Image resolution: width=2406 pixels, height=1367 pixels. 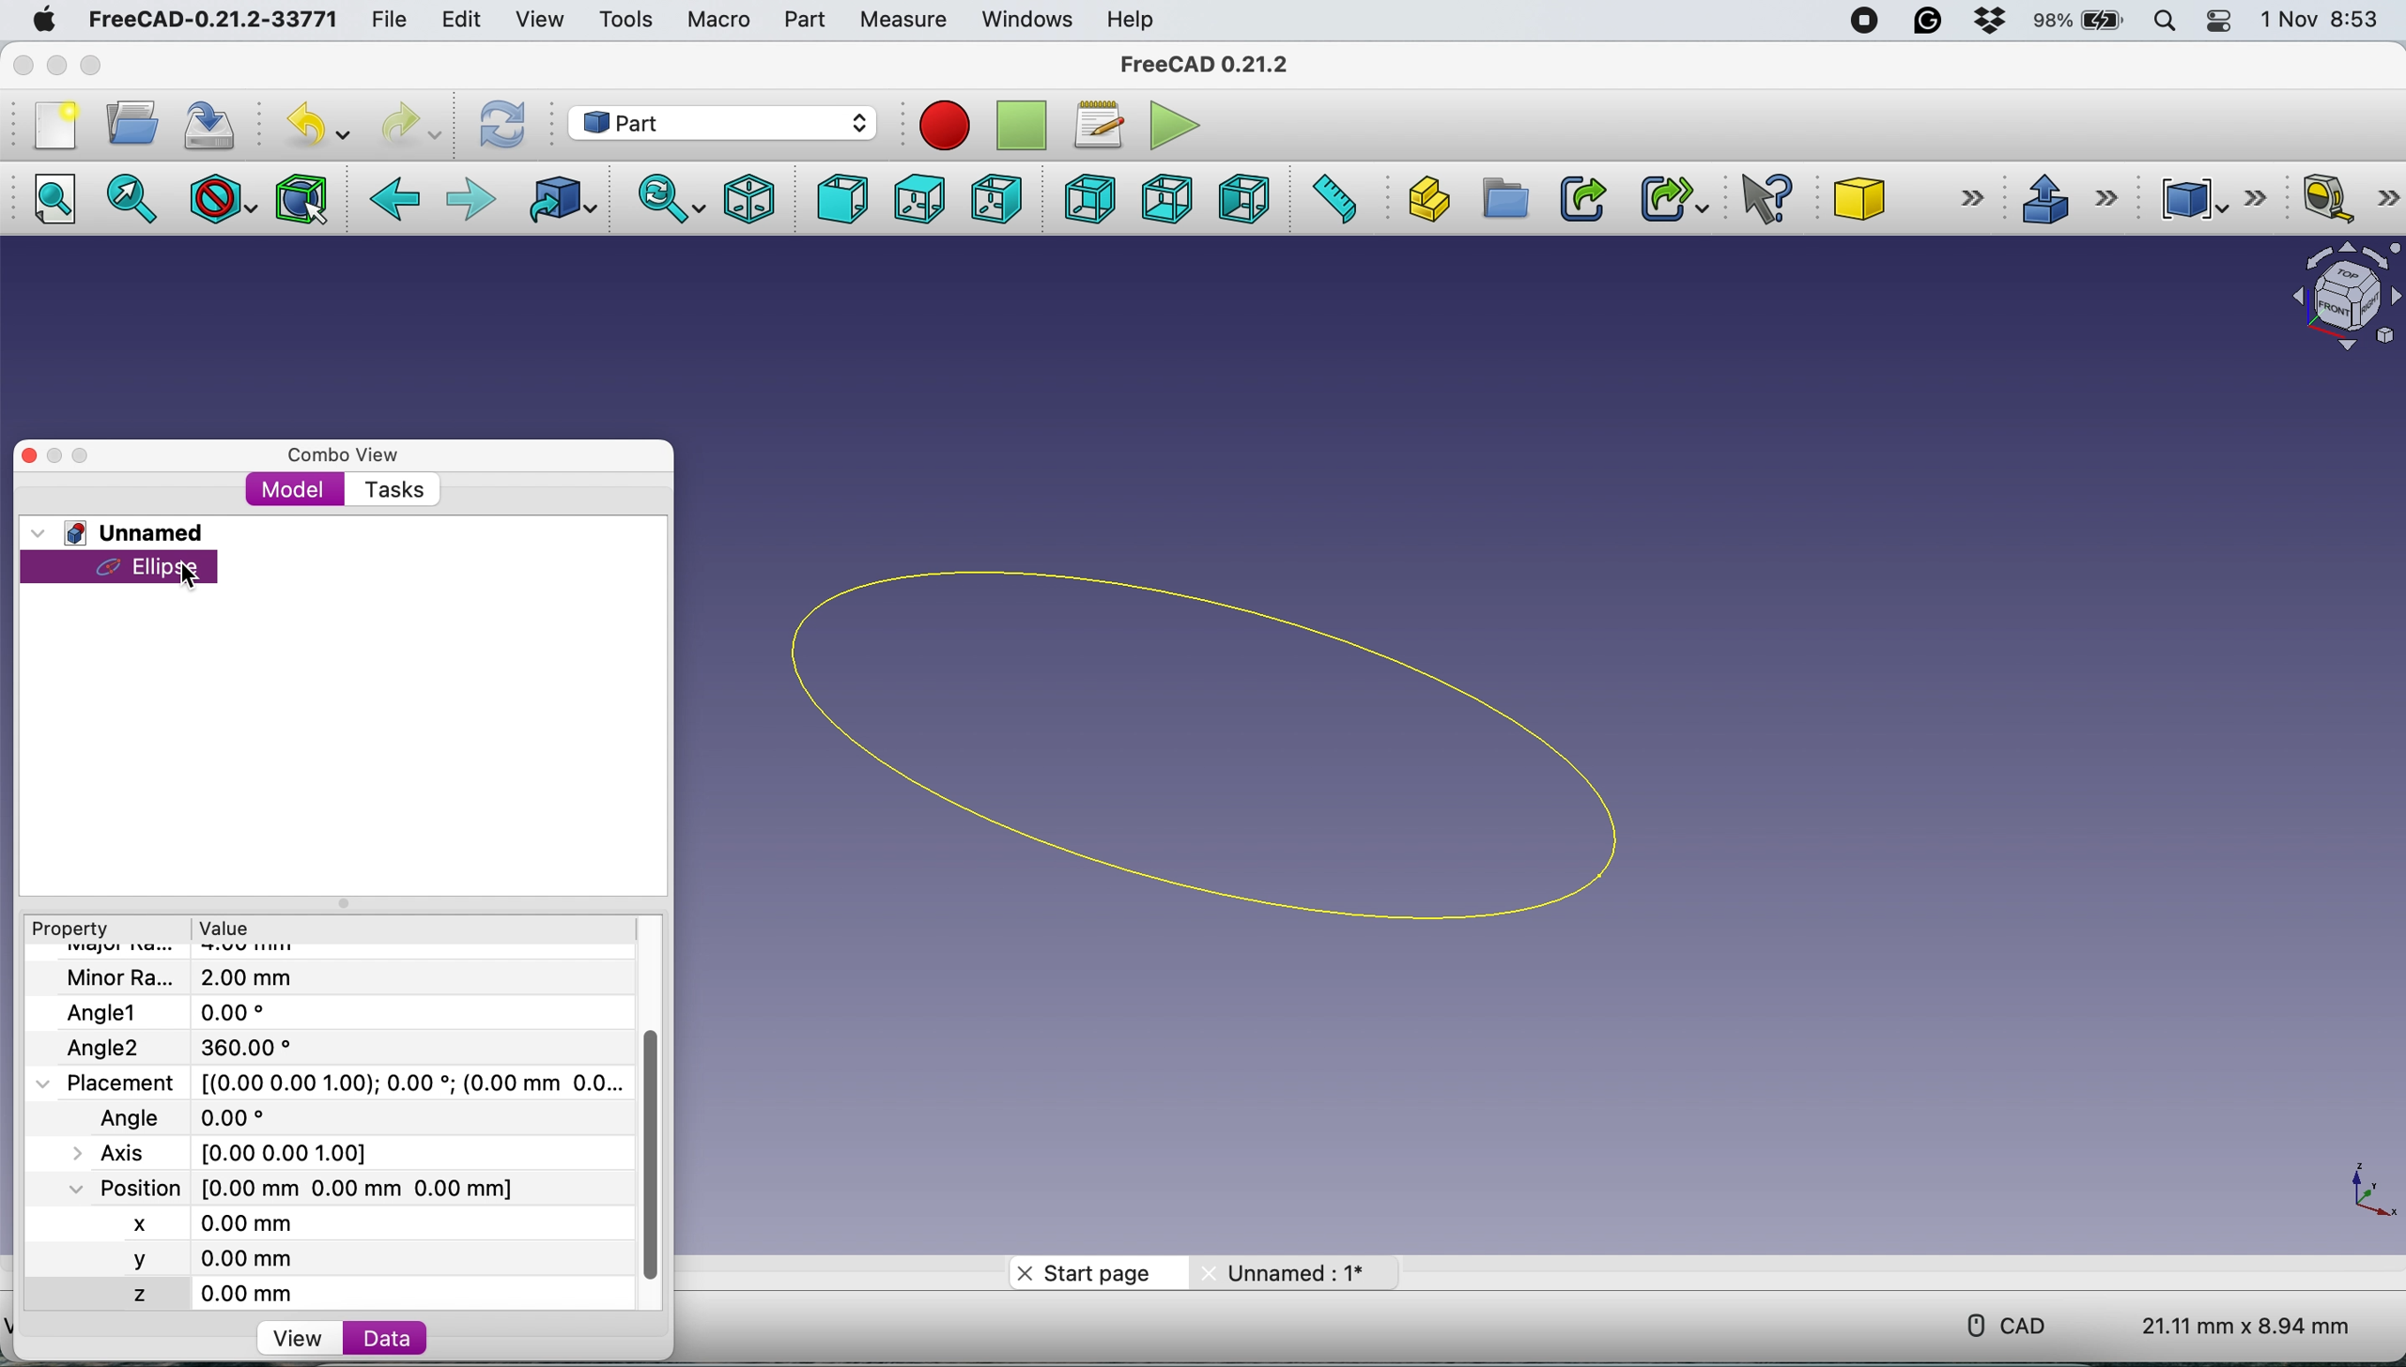 I want to click on rear, so click(x=1092, y=197).